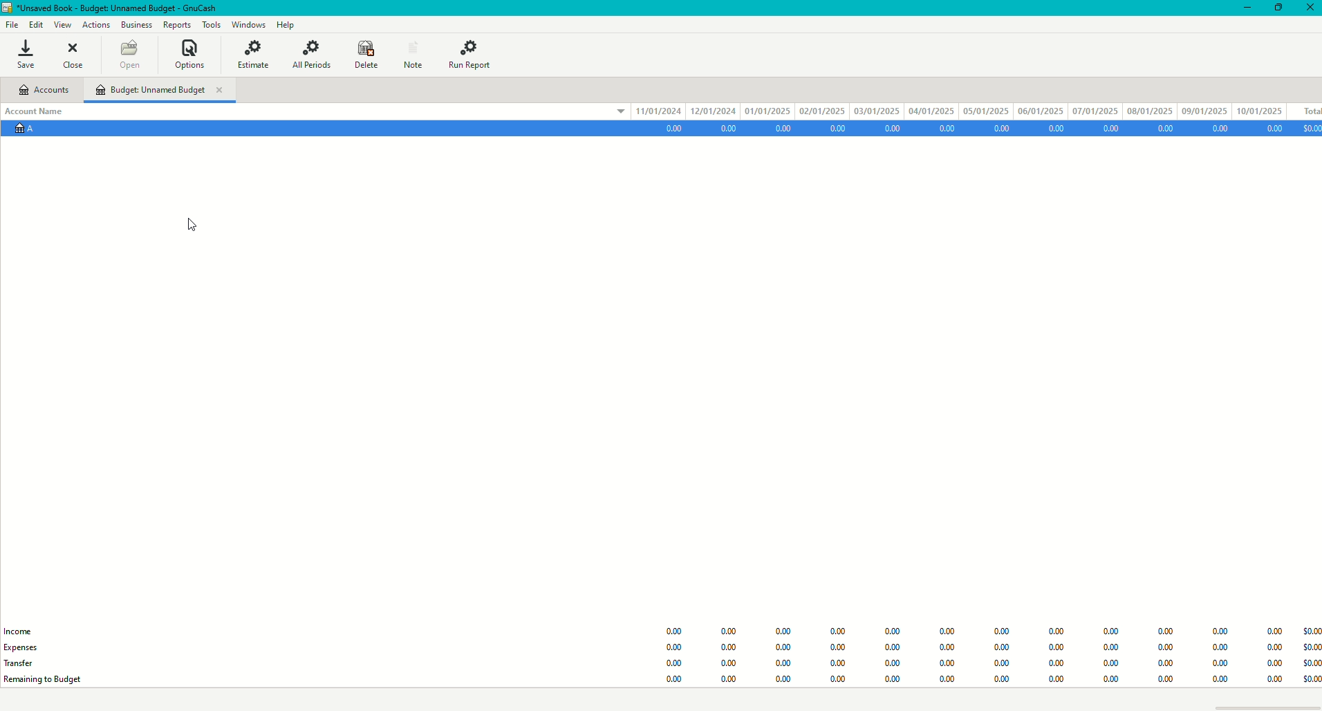 The height and width of the screenshot is (711, 1322). Describe the element at coordinates (414, 53) in the screenshot. I see `Note` at that location.